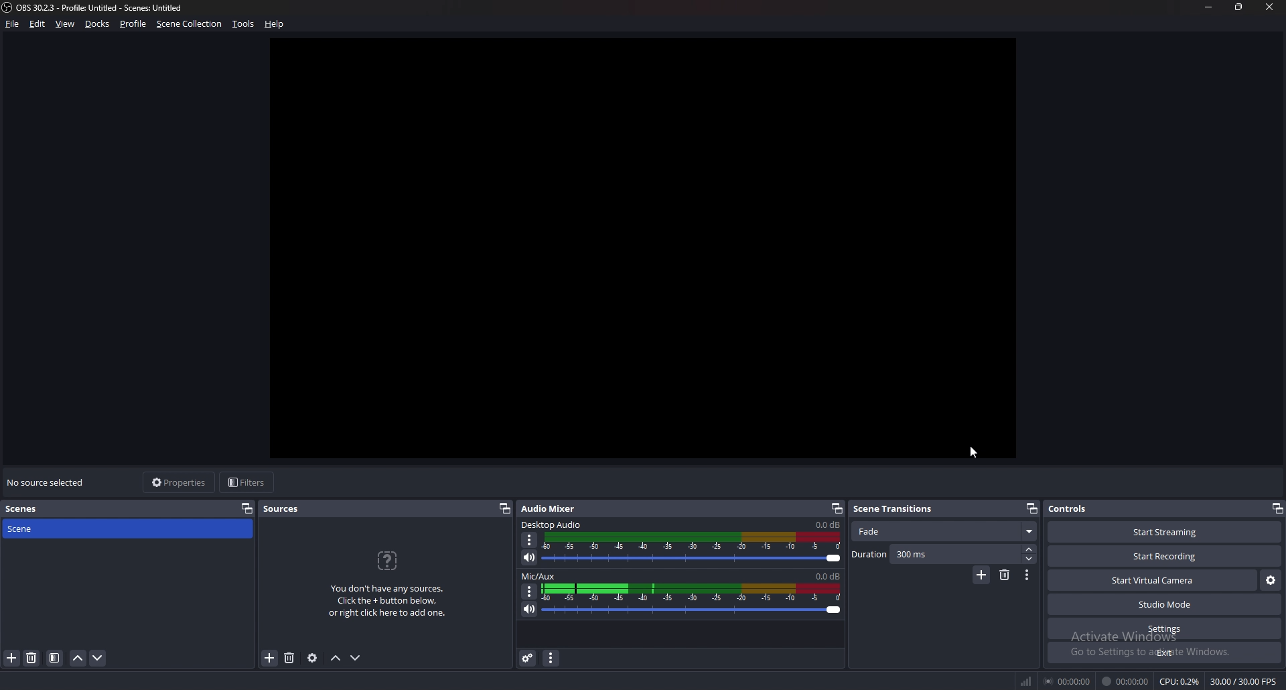 Image resolution: width=1286 pixels, height=690 pixels. Describe the element at coordinates (631, 251) in the screenshot. I see `preview` at that location.